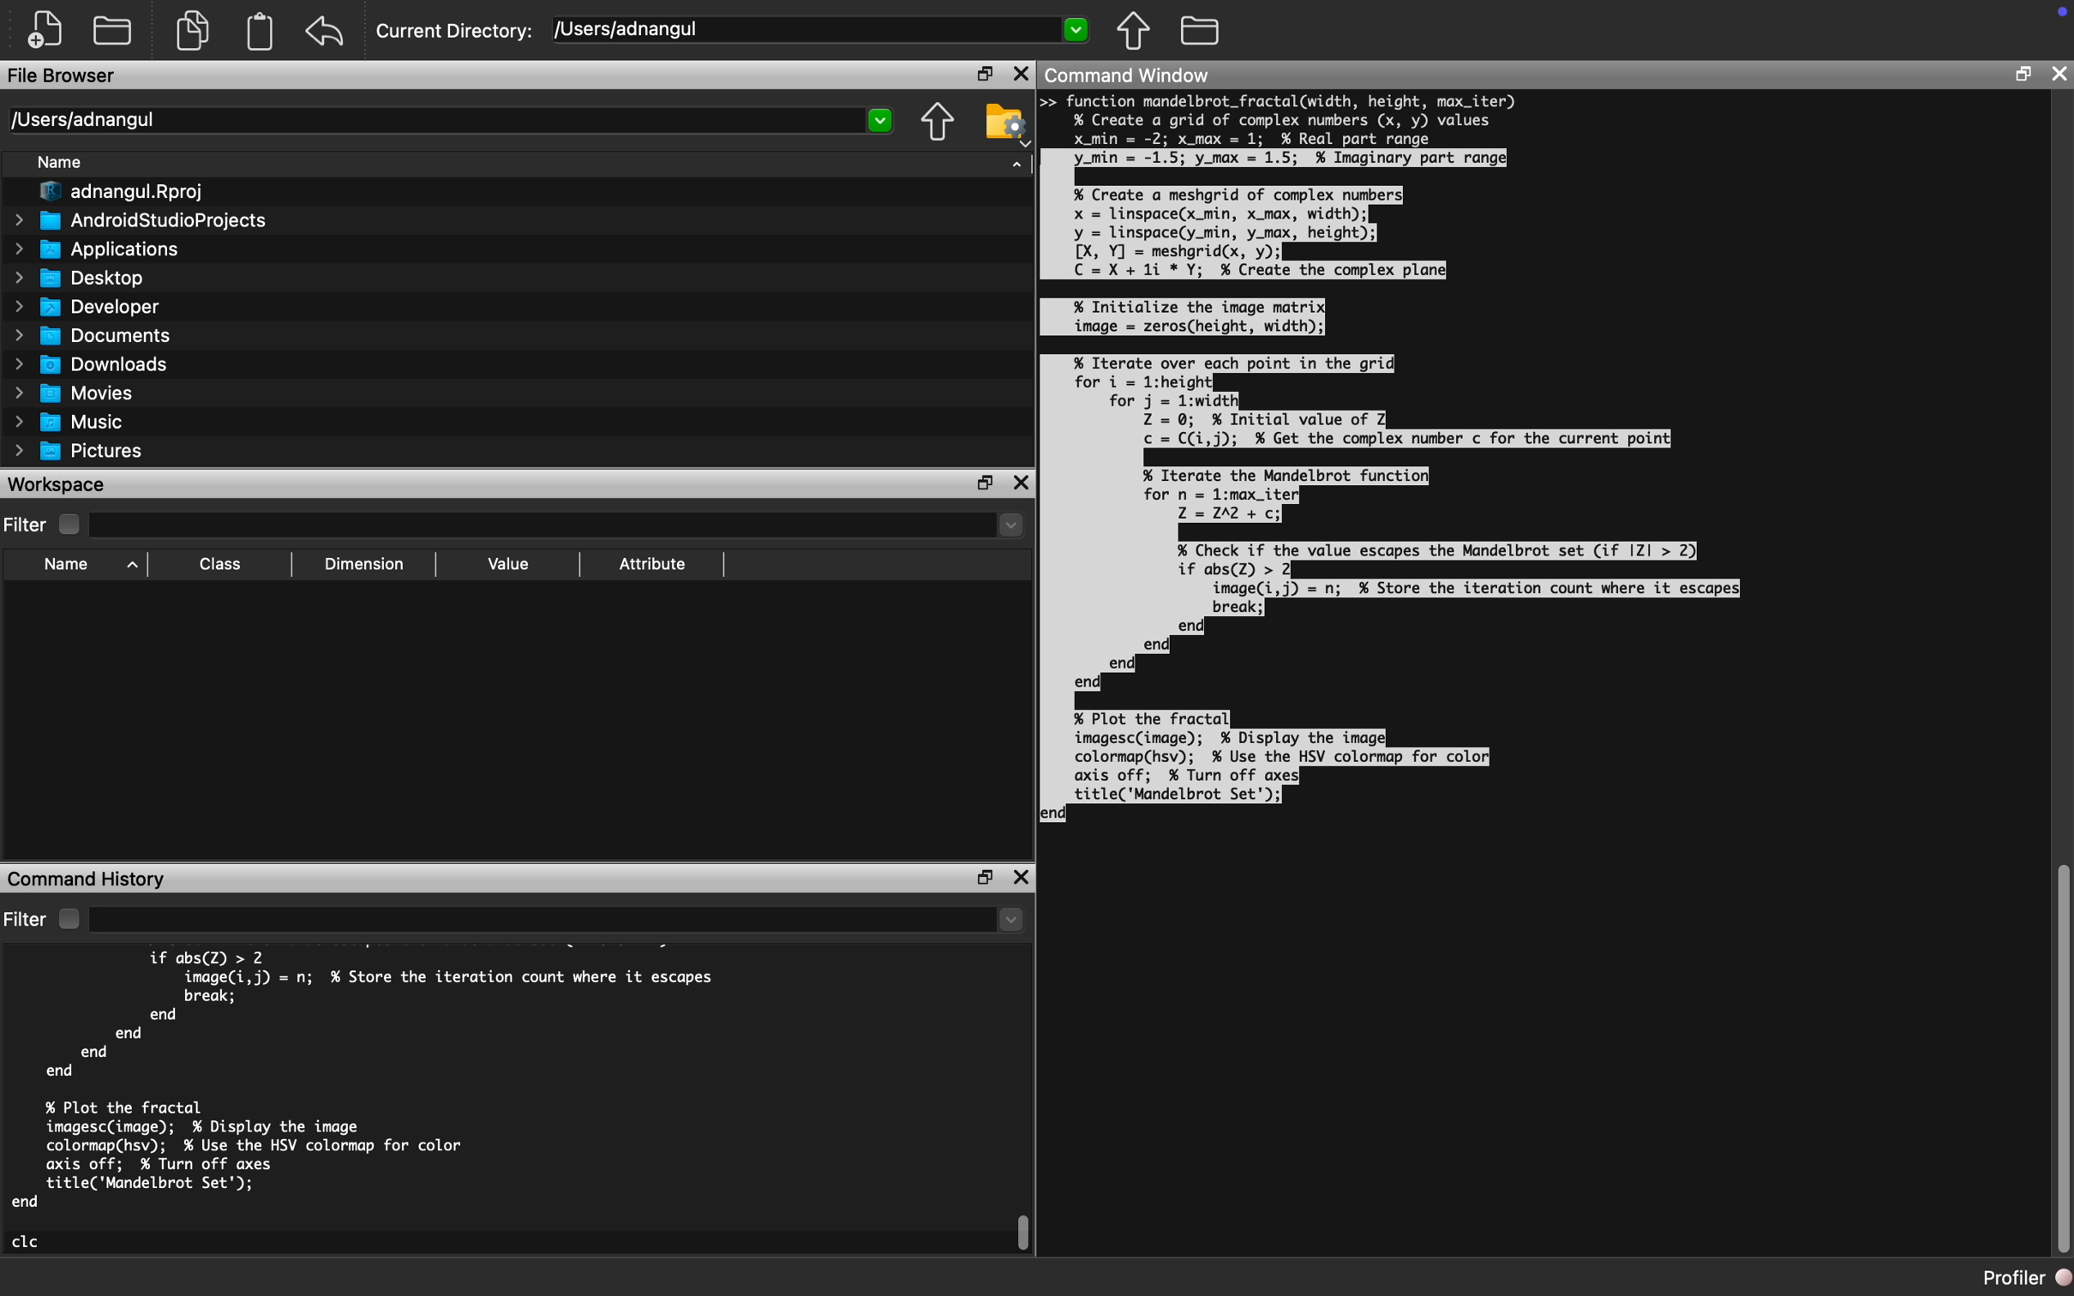  Describe the element at coordinates (458, 30) in the screenshot. I see `Current Directory:` at that location.